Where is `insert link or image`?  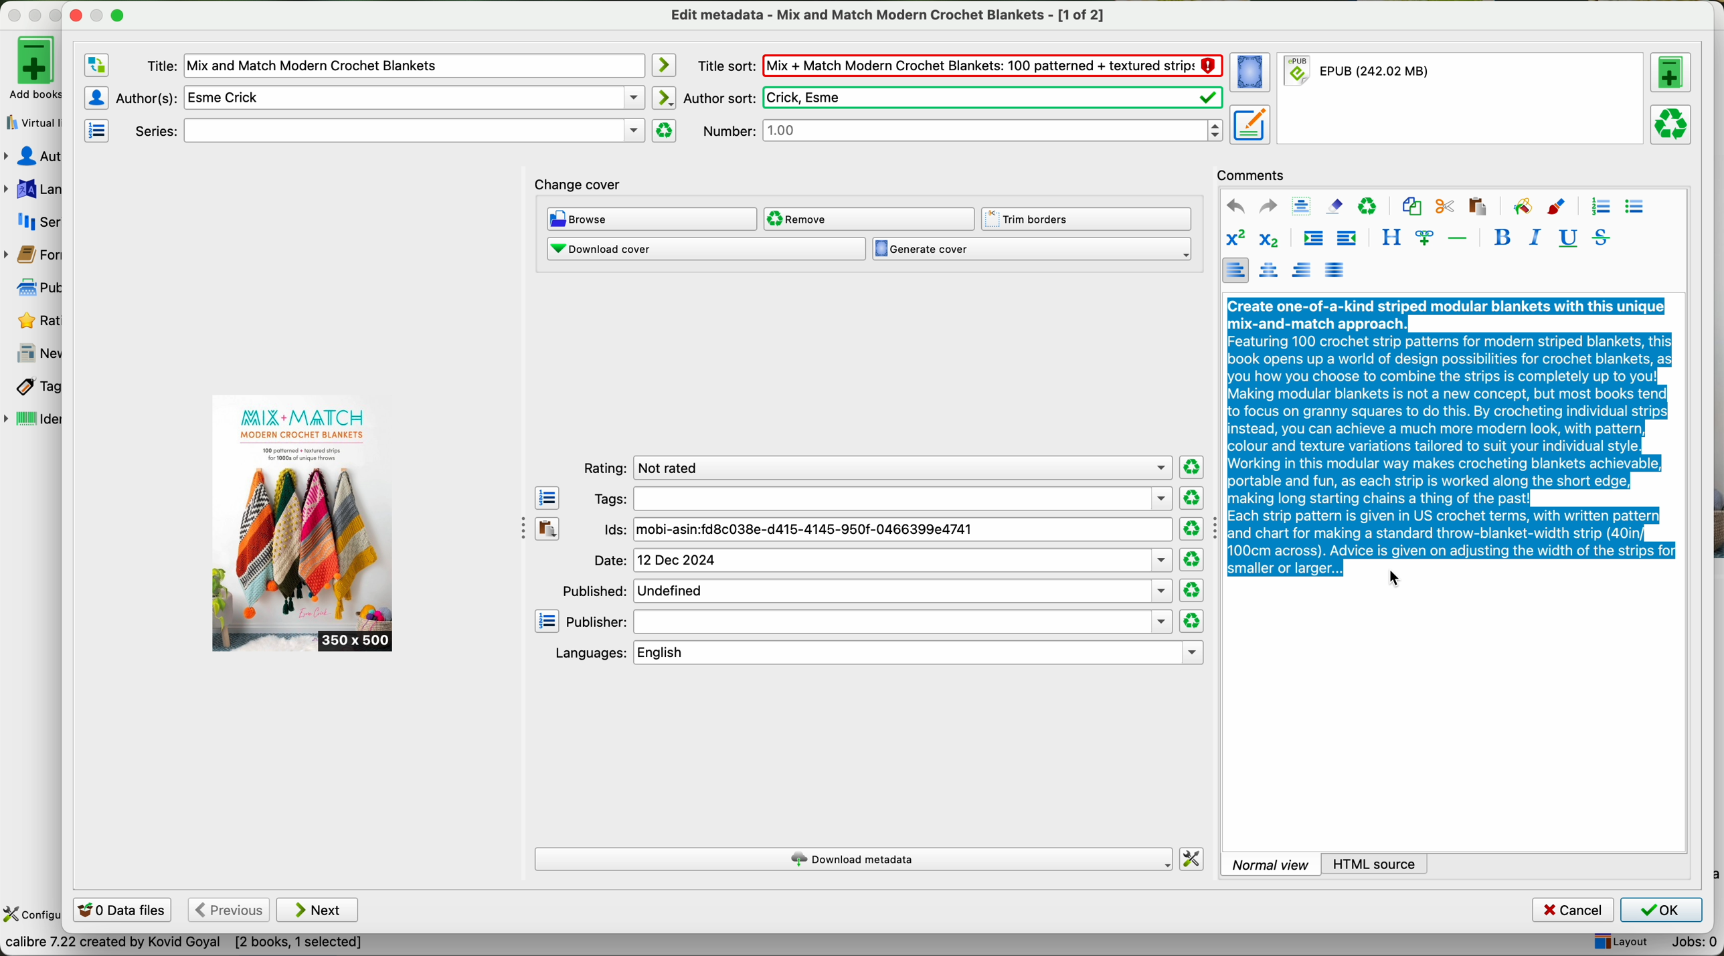 insert link or image is located at coordinates (1424, 237).